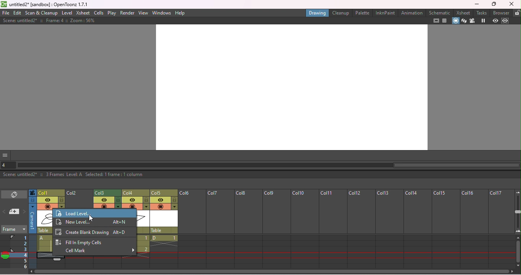  What do you see at coordinates (220, 229) in the screenshot?
I see `column 7` at bounding box center [220, 229].